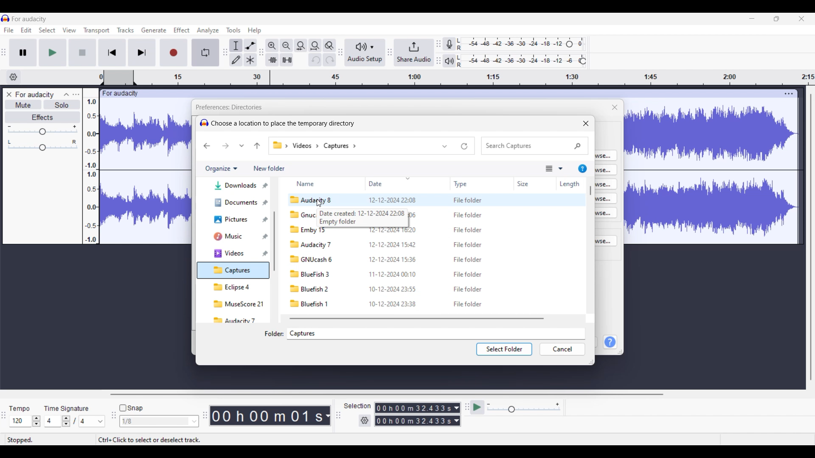 The image size is (815, 458). Describe the element at coordinates (329, 59) in the screenshot. I see `Redo` at that location.